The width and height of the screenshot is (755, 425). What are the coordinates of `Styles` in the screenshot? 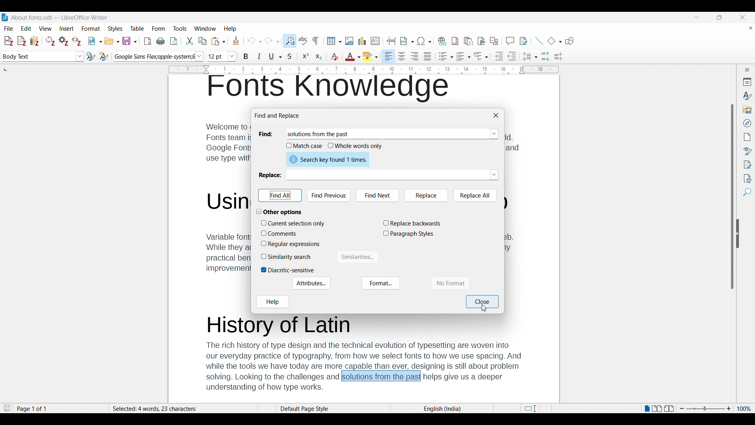 It's located at (746, 96).